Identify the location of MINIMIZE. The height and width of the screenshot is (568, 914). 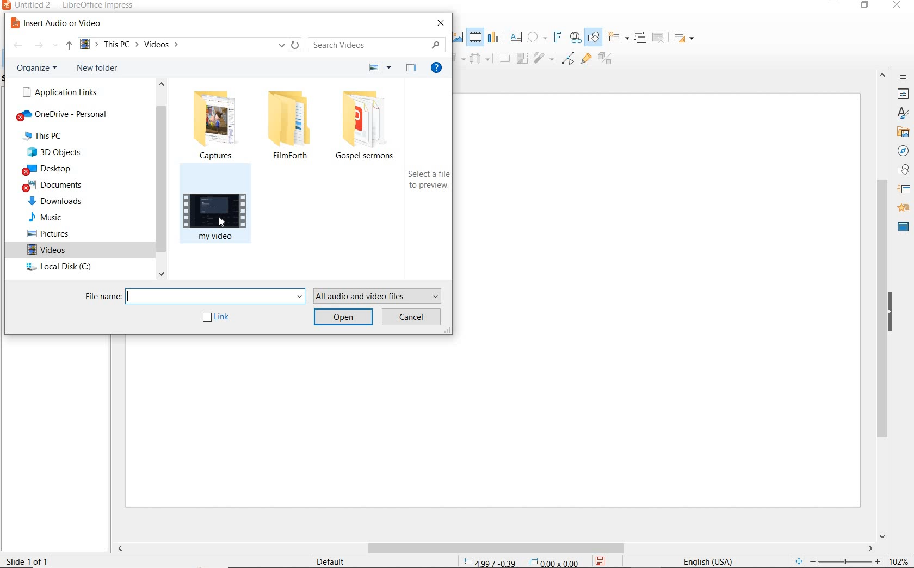
(831, 5).